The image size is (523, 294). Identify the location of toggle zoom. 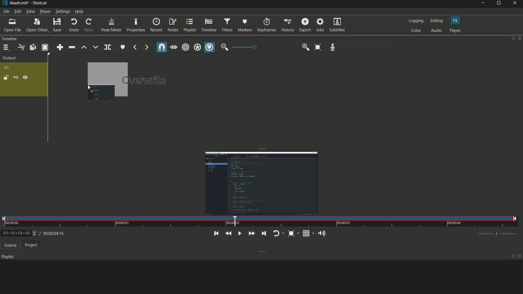
(293, 233).